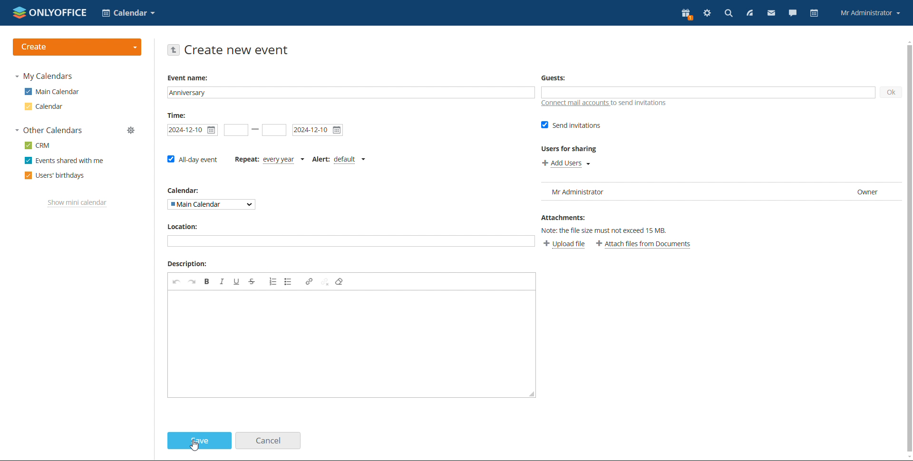 This screenshot has width=913, height=461. I want to click on redo, so click(192, 281).